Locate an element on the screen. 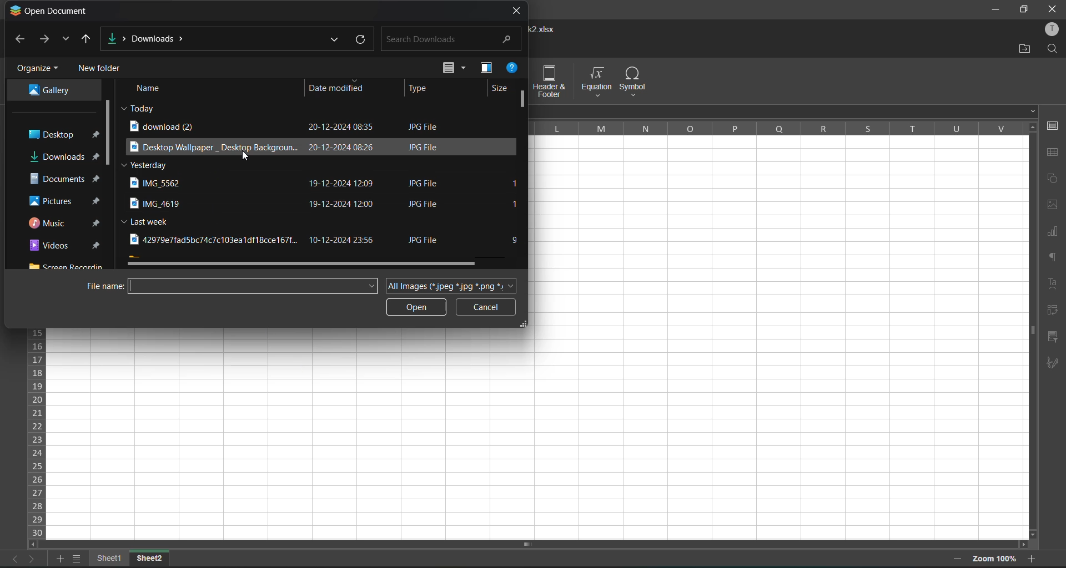 The width and height of the screenshot is (1066, 568). table is located at coordinates (1053, 152).